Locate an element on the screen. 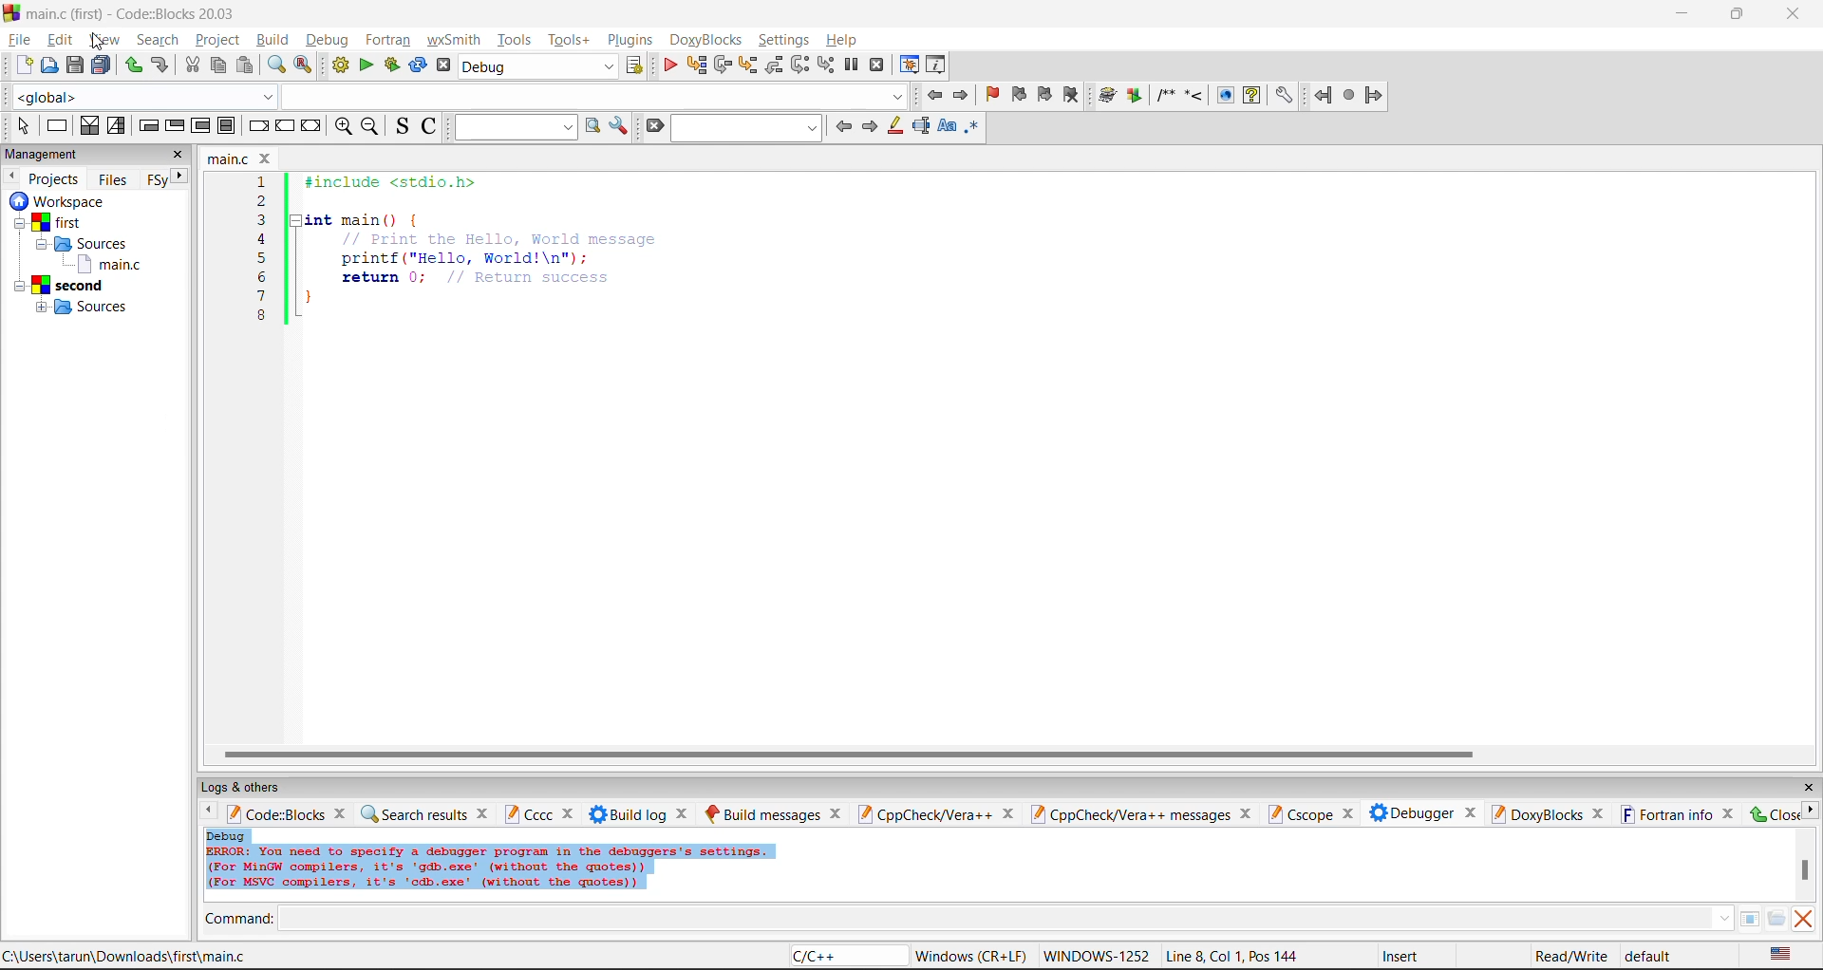 The width and height of the screenshot is (1823, 970). Read/write is located at coordinates (1570, 953).